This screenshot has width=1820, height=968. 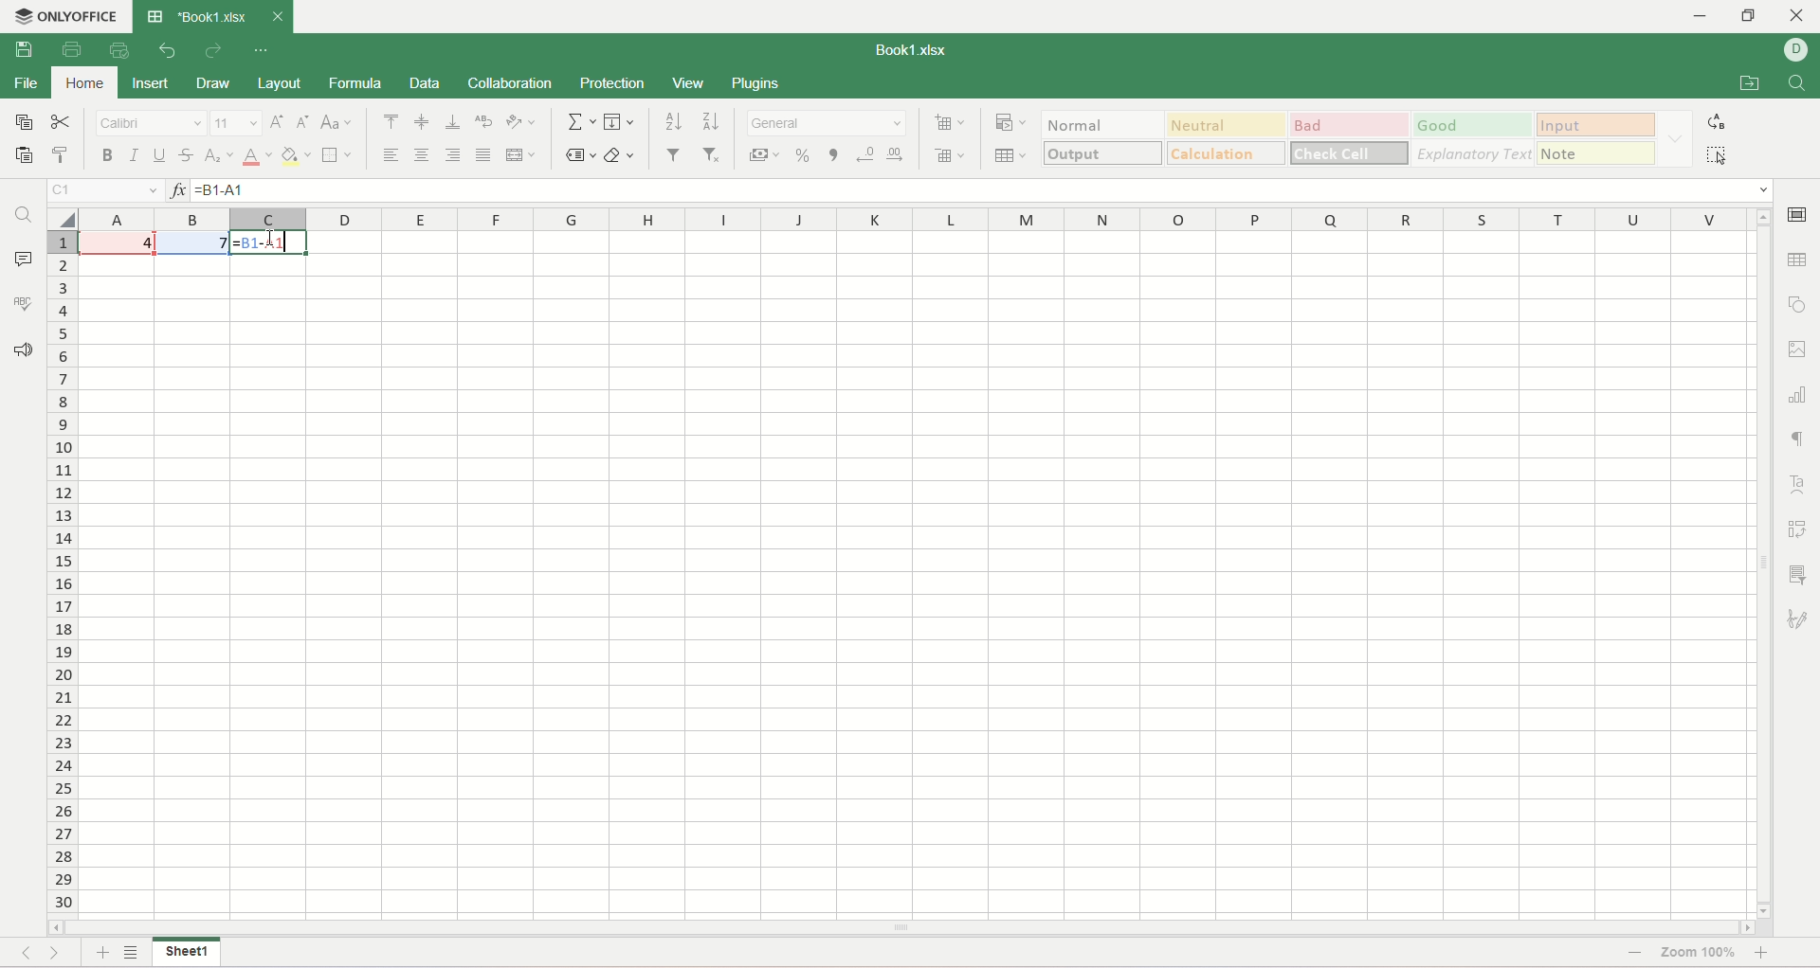 I want to click on border, so click(x=338, y=154).